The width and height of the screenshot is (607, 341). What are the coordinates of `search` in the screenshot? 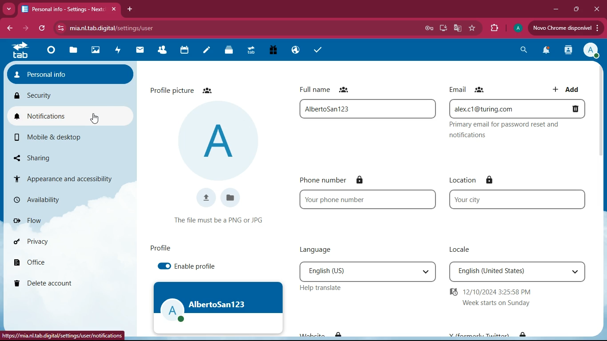 It's located at (521, 51).